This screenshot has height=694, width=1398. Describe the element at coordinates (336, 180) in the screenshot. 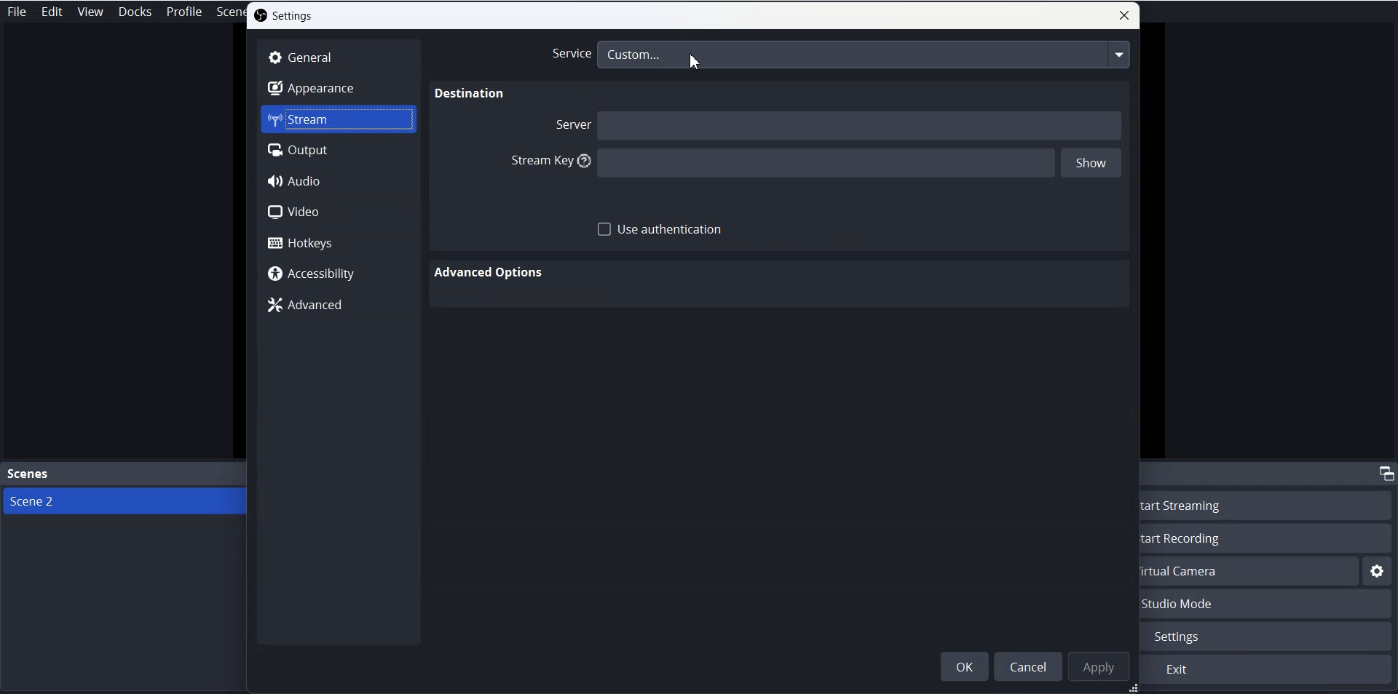

I see `Audio` at that location.